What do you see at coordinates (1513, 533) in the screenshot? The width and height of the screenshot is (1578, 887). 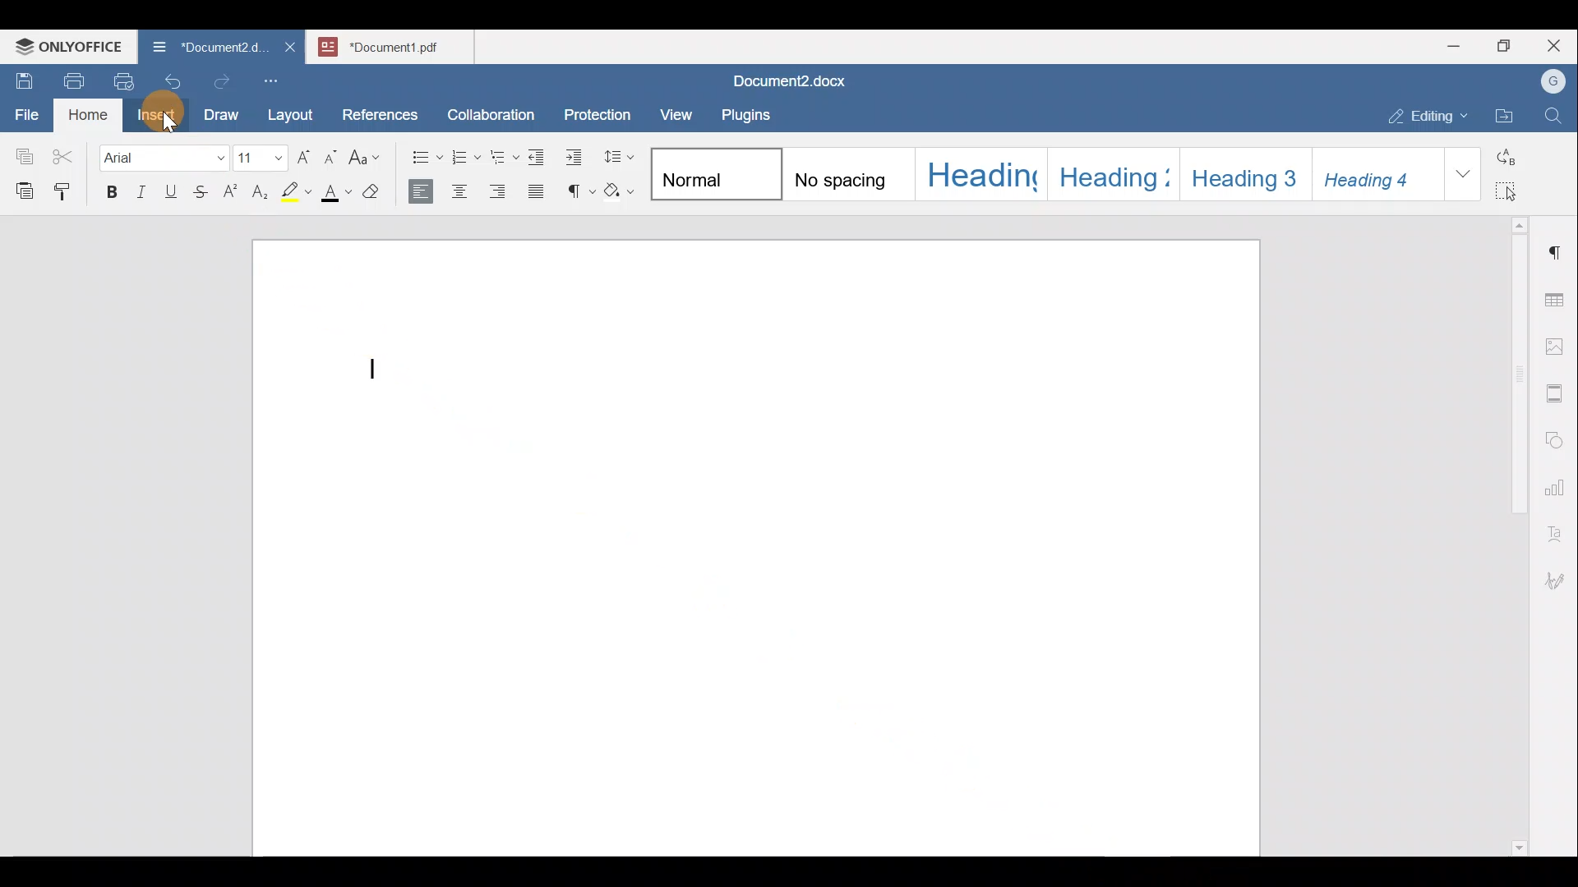 I see `Scroll bar` at bounding box center [1513, 533].